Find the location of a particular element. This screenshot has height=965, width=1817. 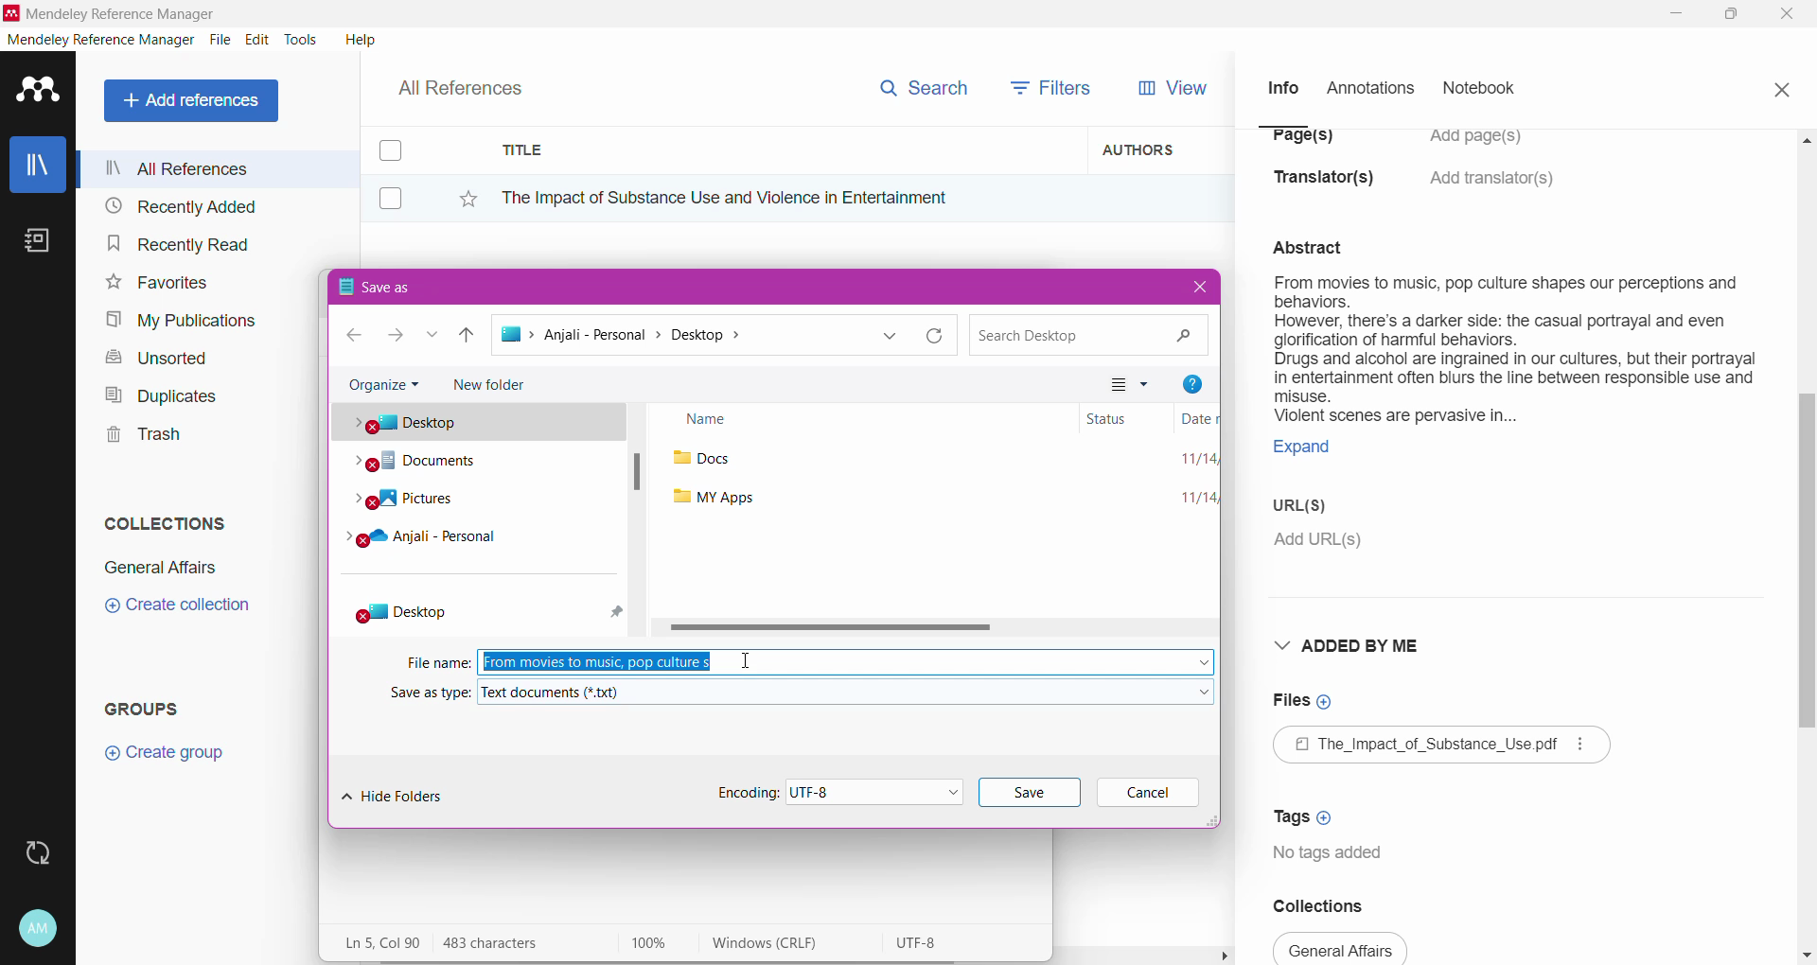

Horizontal Scrol Bar is located at coordinates (941, 629).